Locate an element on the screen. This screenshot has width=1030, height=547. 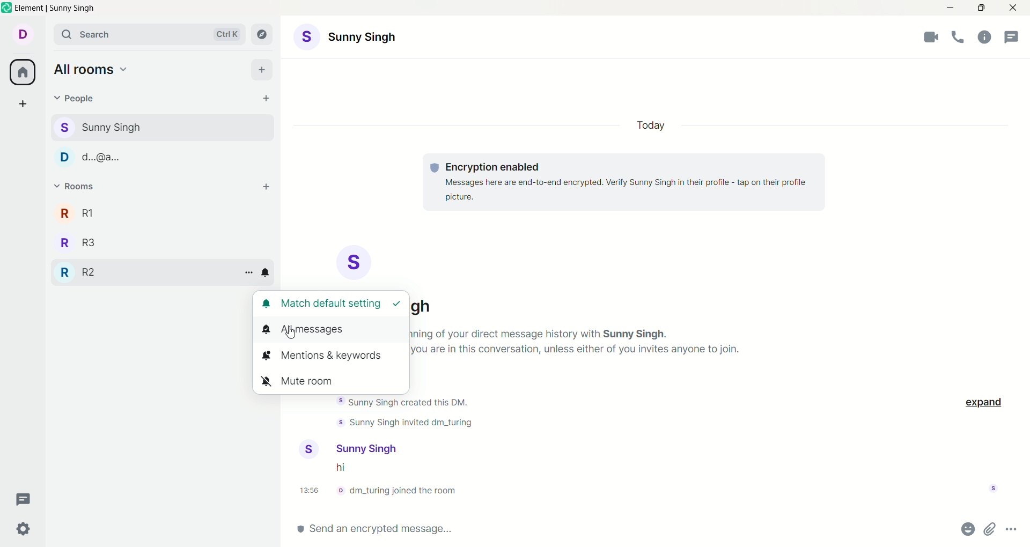
acccount is located at coordinates (372, 39).